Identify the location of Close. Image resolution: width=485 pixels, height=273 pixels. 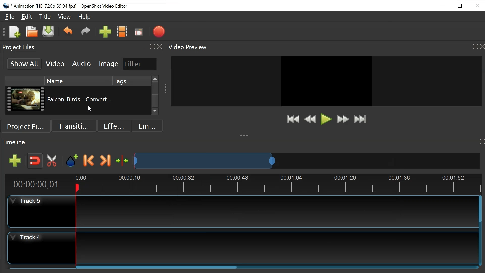
(477, 6).